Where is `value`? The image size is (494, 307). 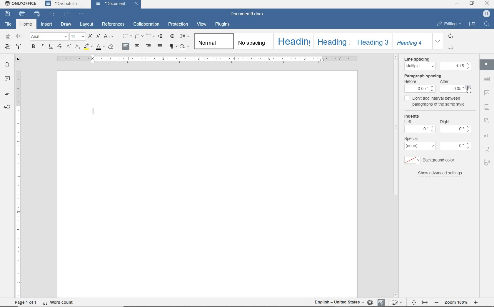 value is located at coordinates (455, 146).